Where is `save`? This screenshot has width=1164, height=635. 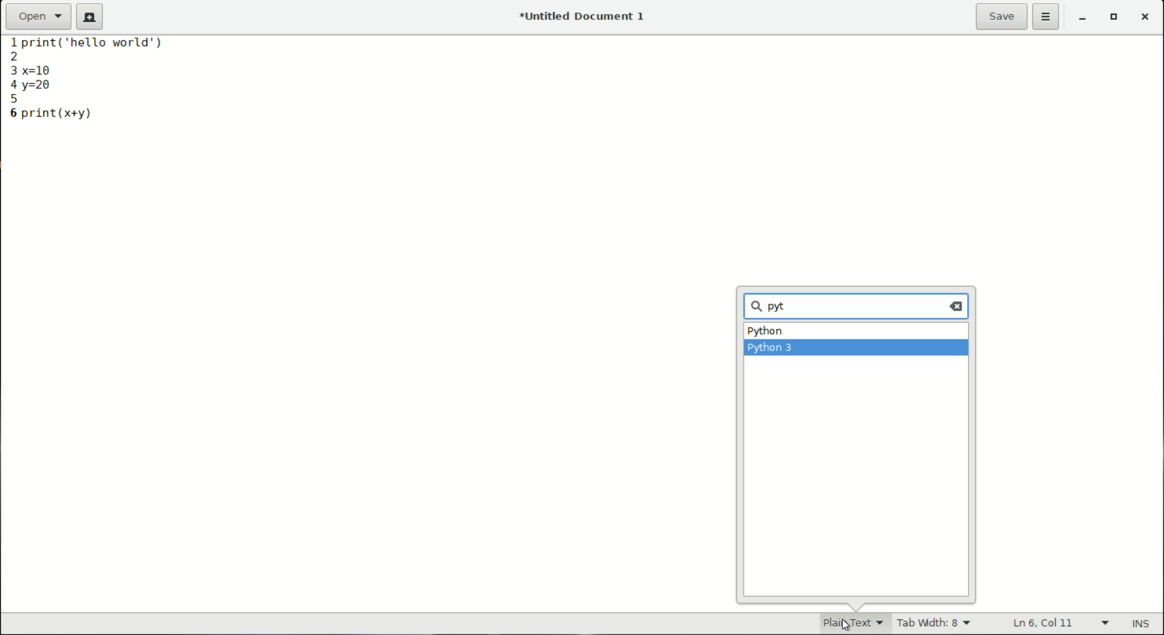 save is located at coordinates (1002, 16).